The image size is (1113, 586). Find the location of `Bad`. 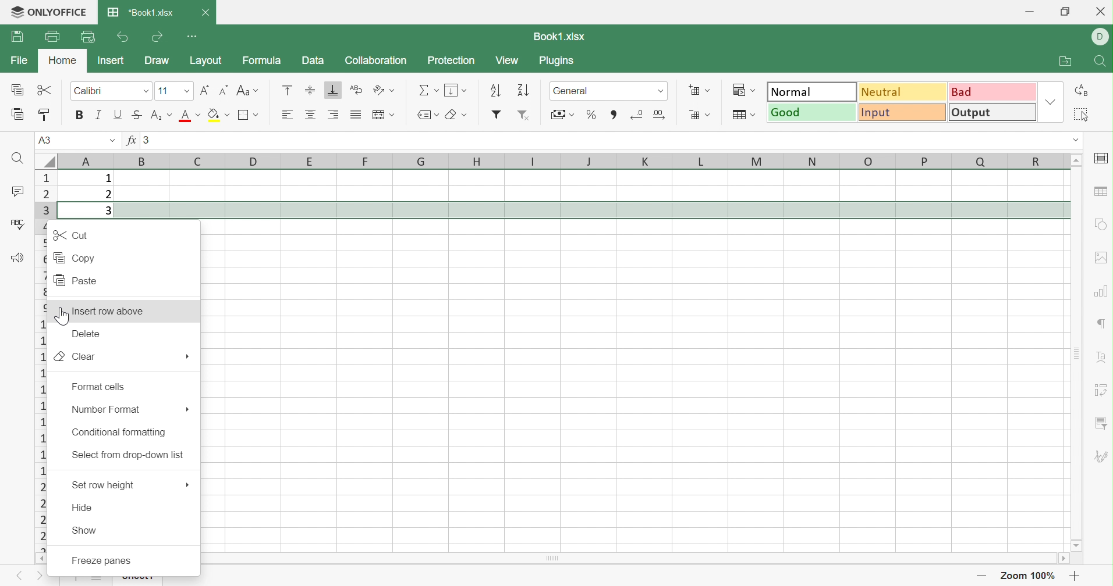

Bad is located at coordinates (991, 92).